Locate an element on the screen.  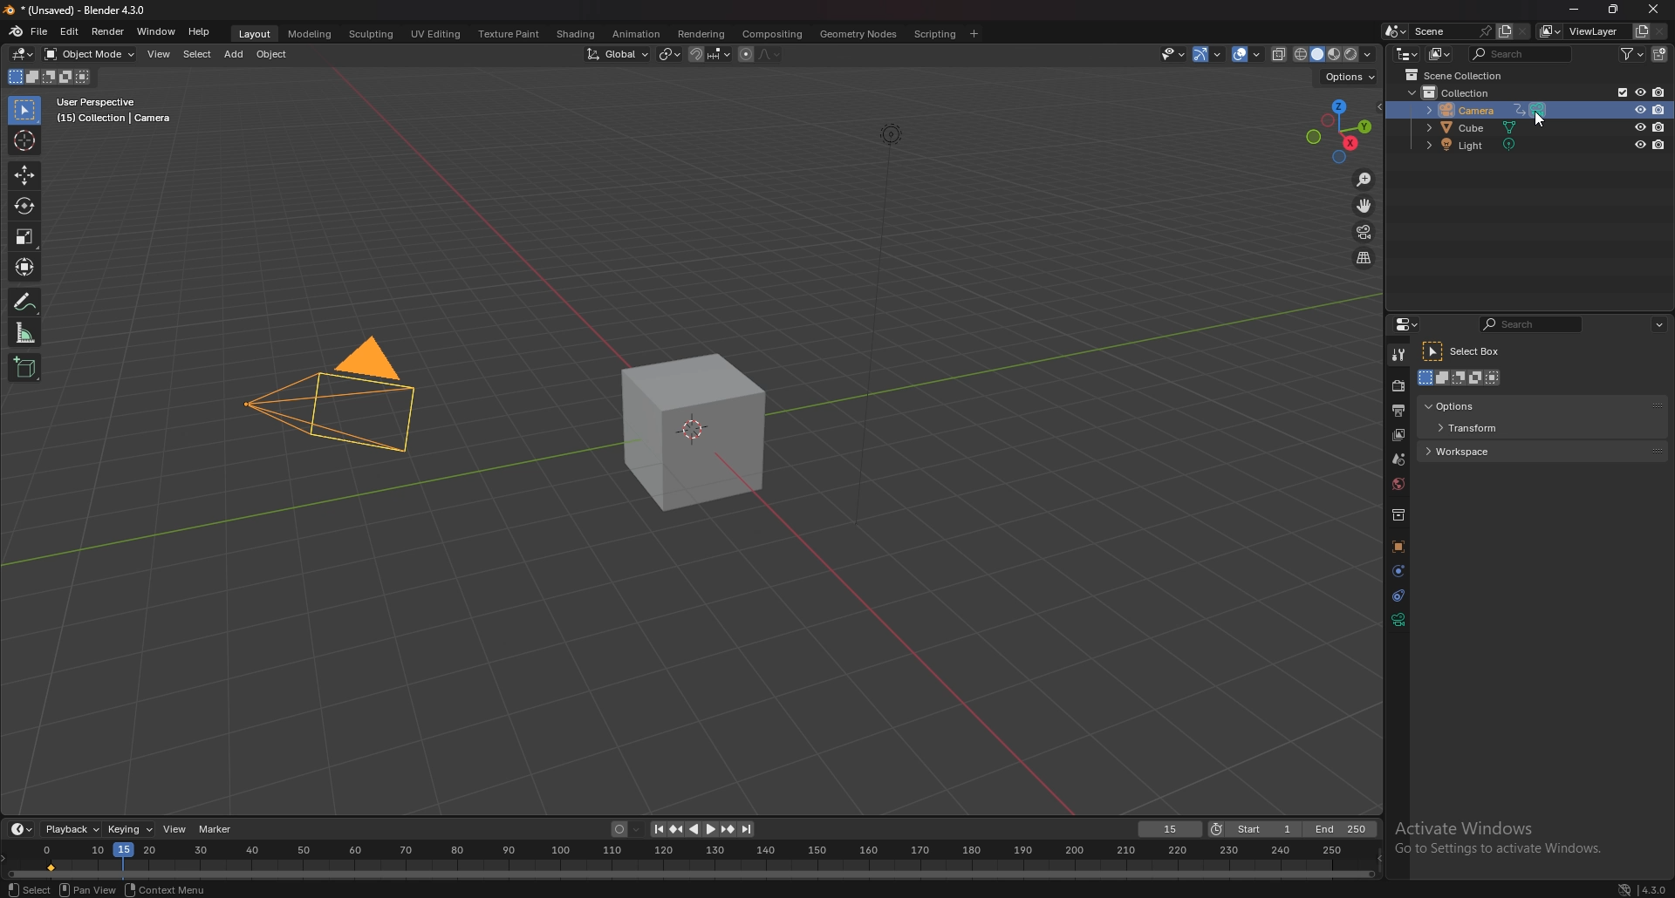
transform is located at coordinates (24, 265).